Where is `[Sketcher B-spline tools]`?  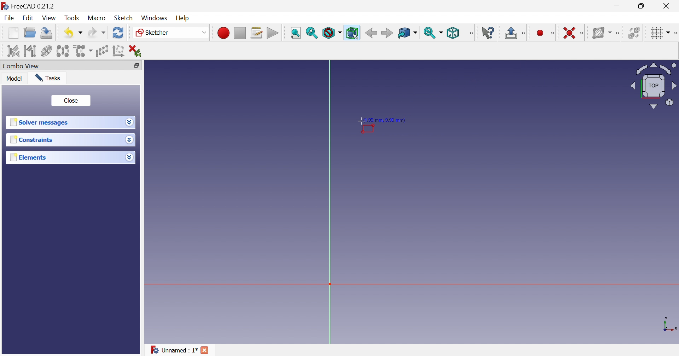 [Sketcher B-spline tools] is located at coordinates (618, 34).